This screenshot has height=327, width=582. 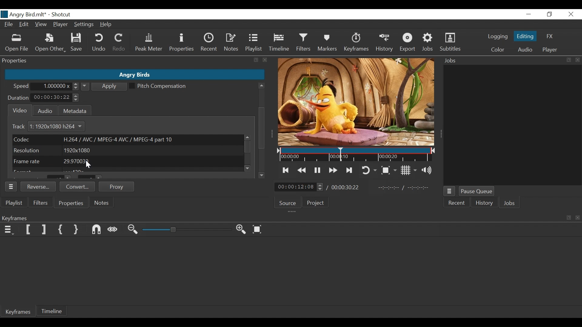 What do you see at coordinates (262, 124) in the screenshot?
I see `cursor` at bounding box center [262, 124].